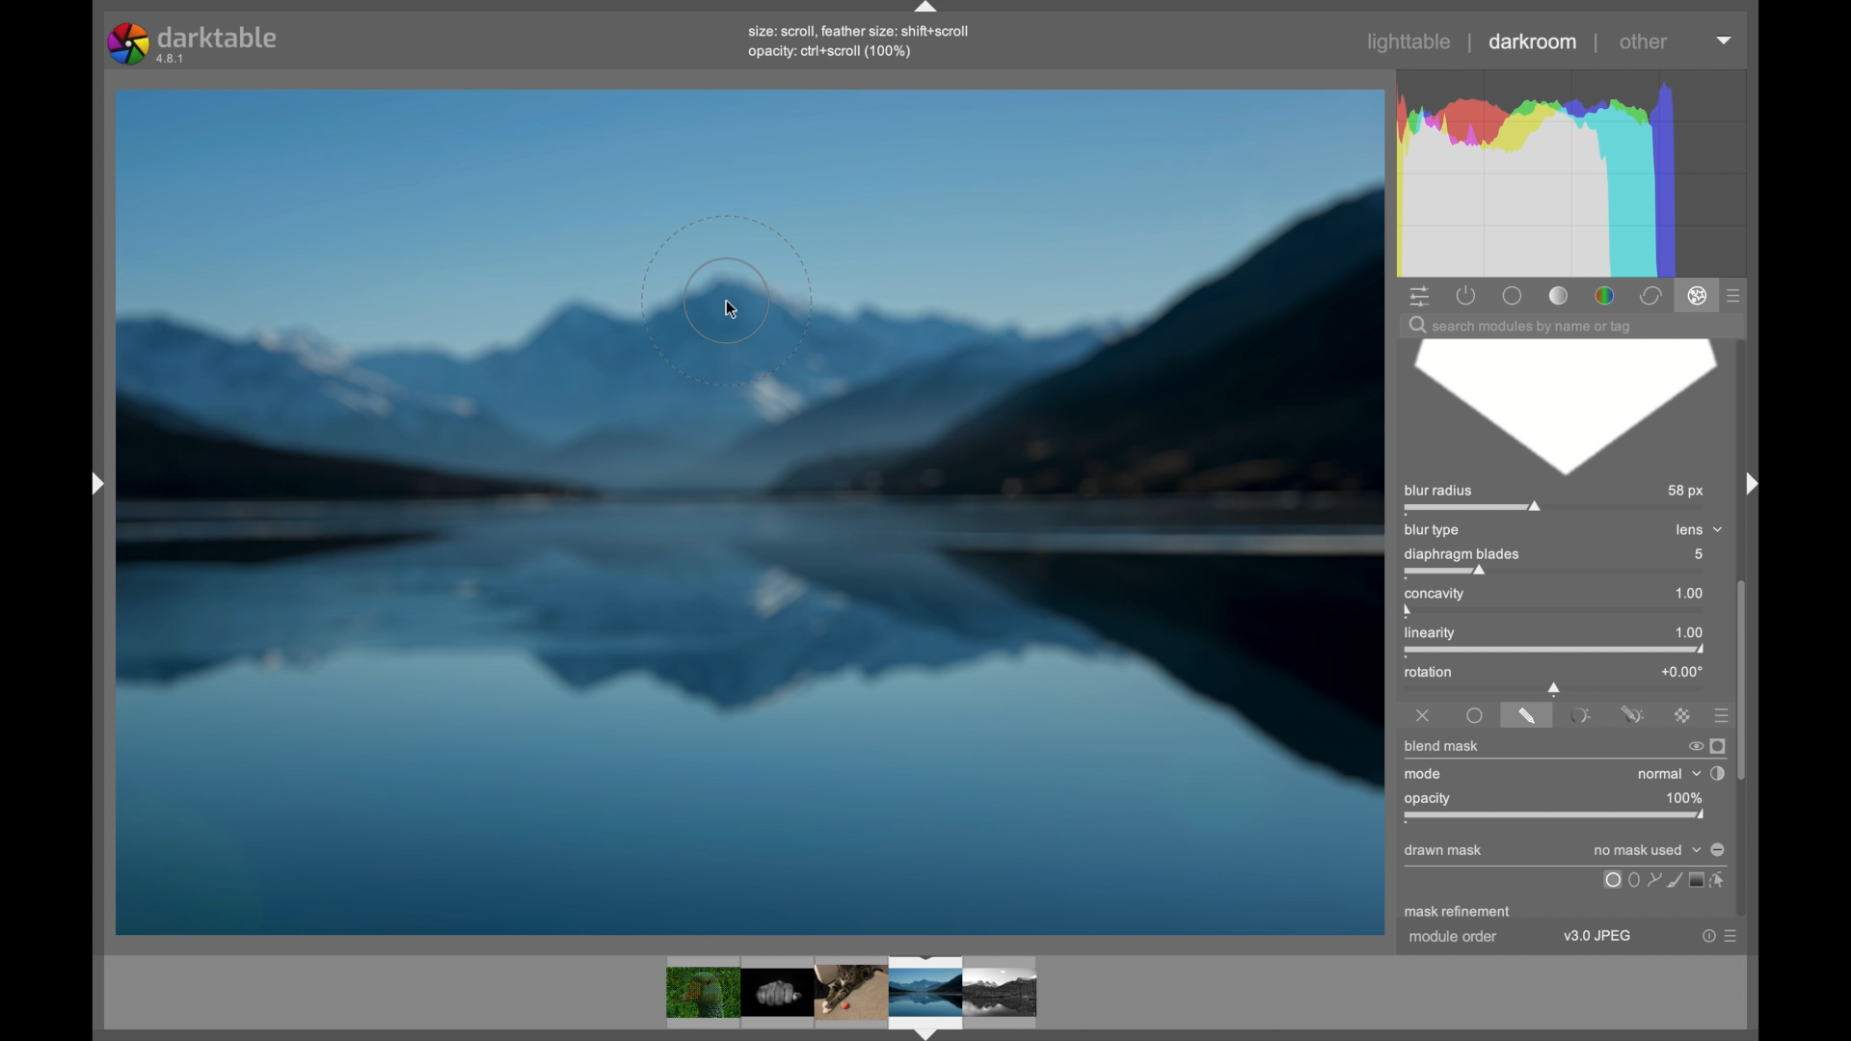 This screenshot has width=1851, height=1041. I want to click on darkroom, so click(1534, 41).